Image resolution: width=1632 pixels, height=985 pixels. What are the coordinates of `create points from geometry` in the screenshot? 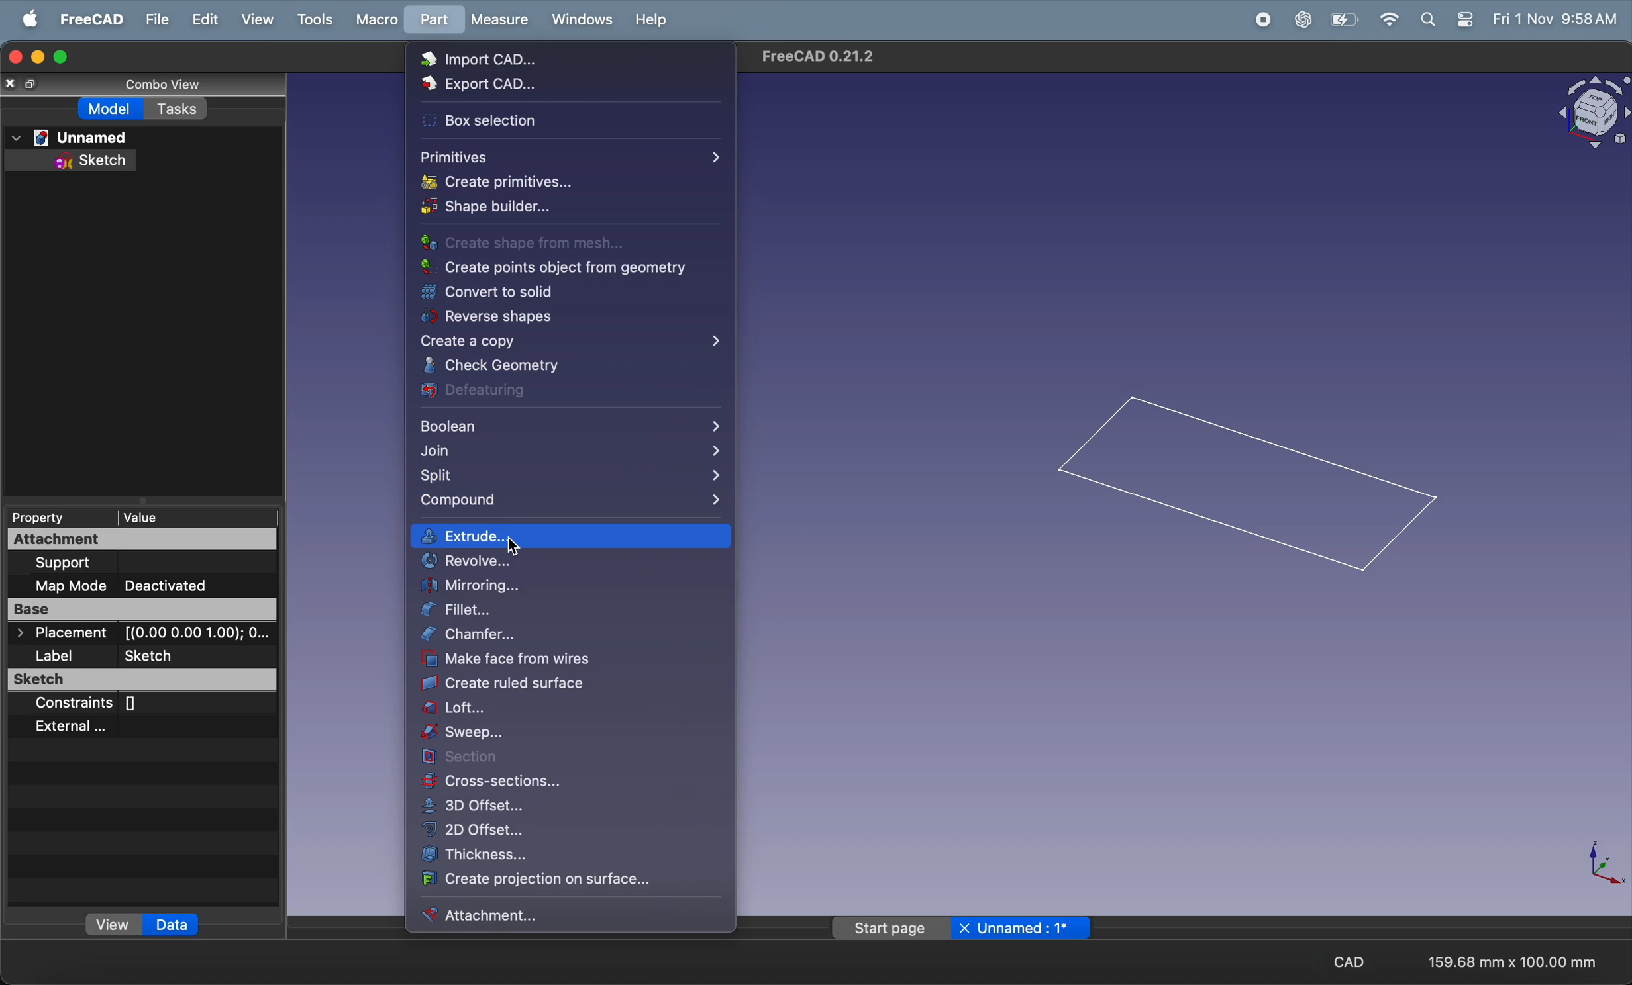 It's located at (564, 268).